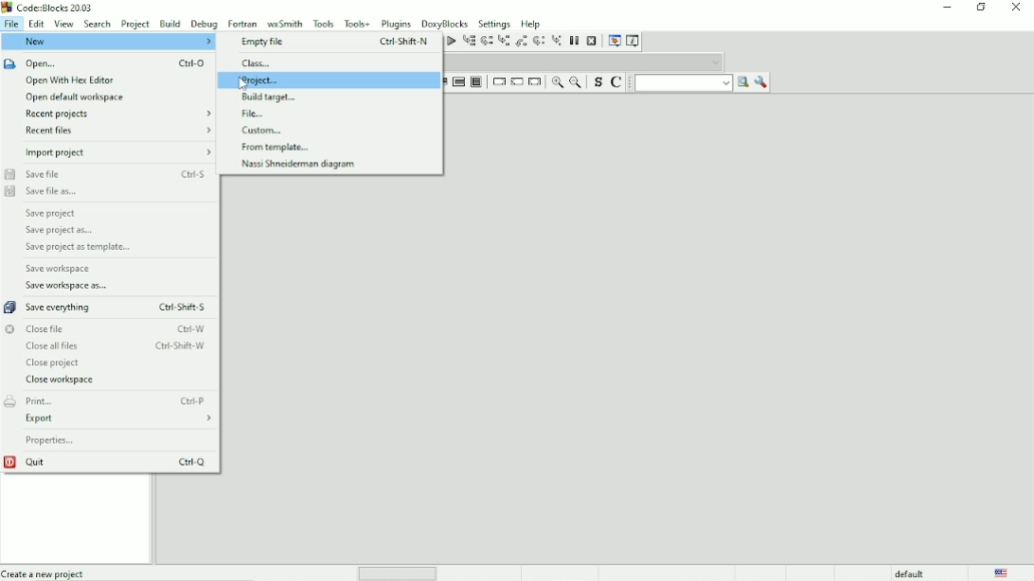 The height and width of the screenshot is (581, 1034). Describe the element at coordinates (260, 80) in the screenshot. I see `Project` at that location.